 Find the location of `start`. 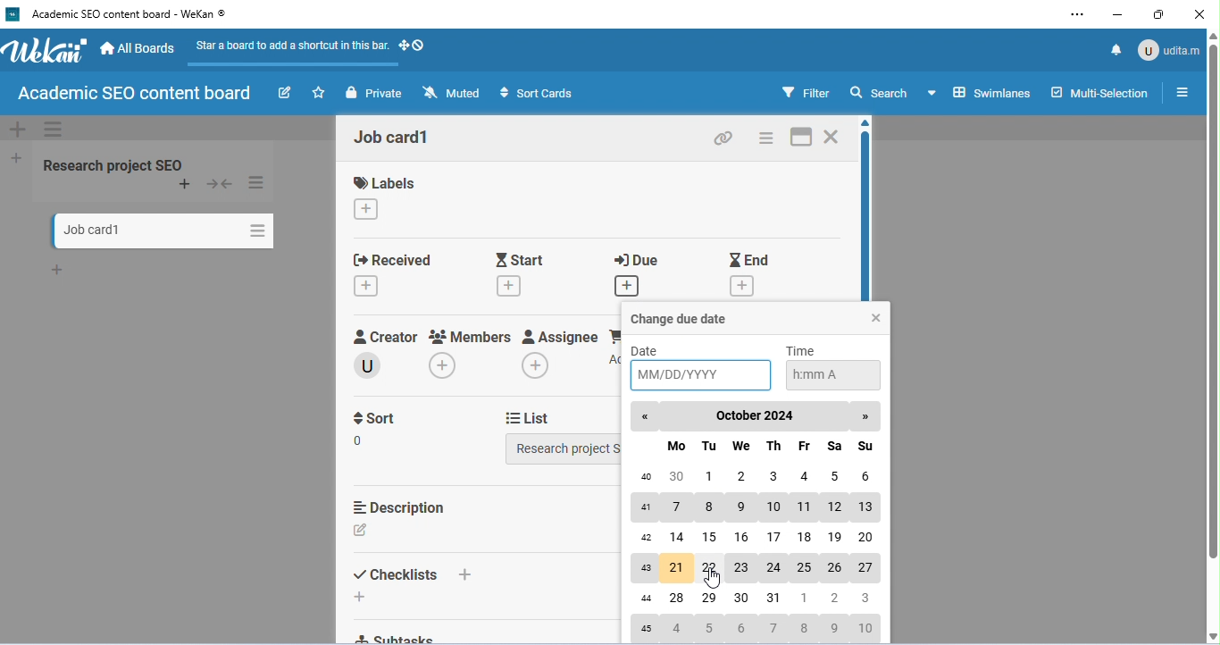

start is located at coordinates (524, 259).